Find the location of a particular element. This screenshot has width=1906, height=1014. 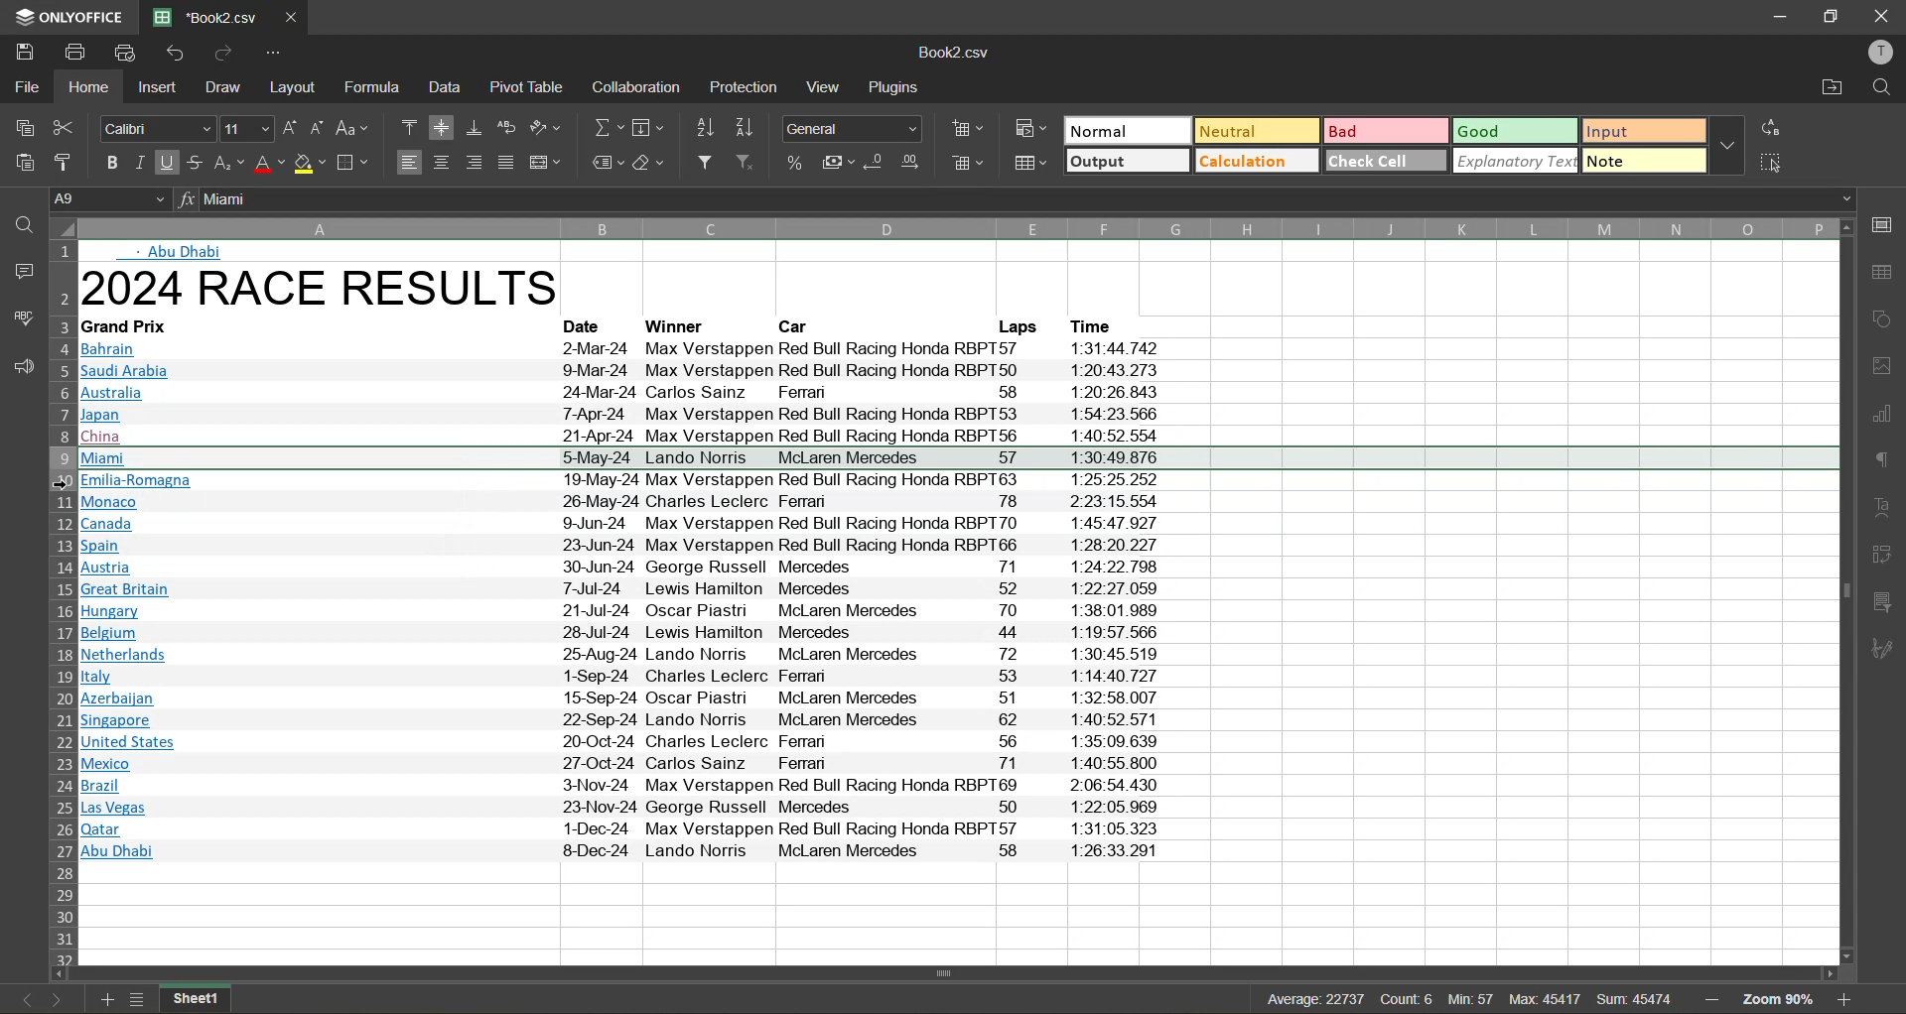

align top is located at coordinates (410, 129).